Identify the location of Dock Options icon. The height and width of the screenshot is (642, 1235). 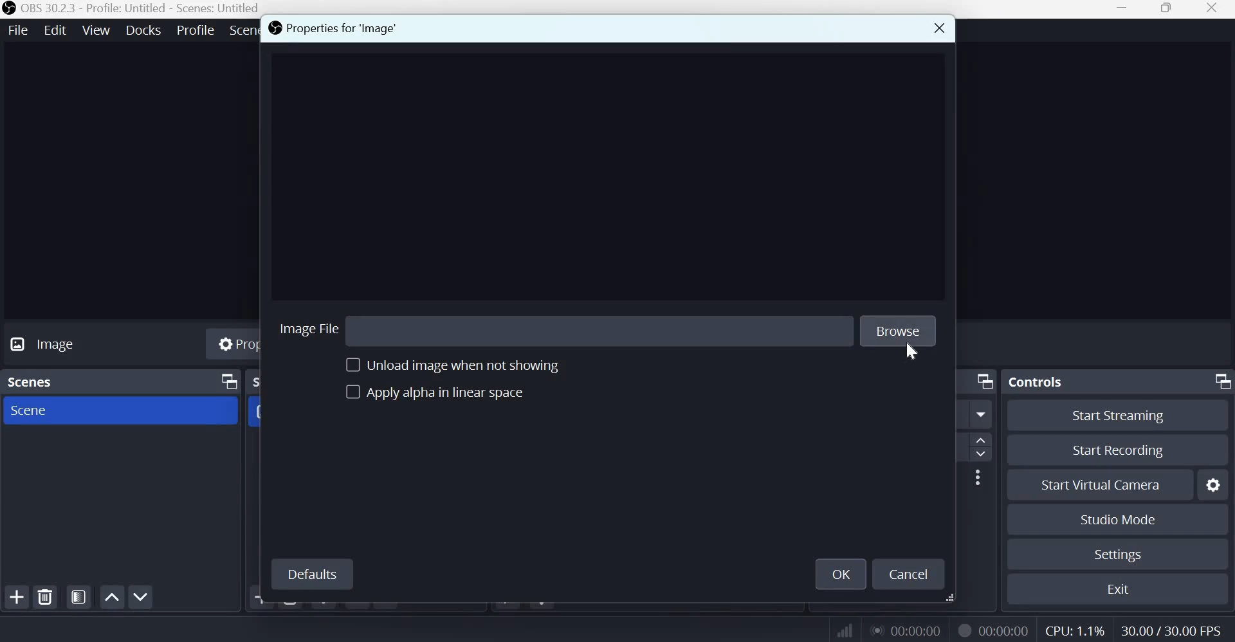
(985, 381).